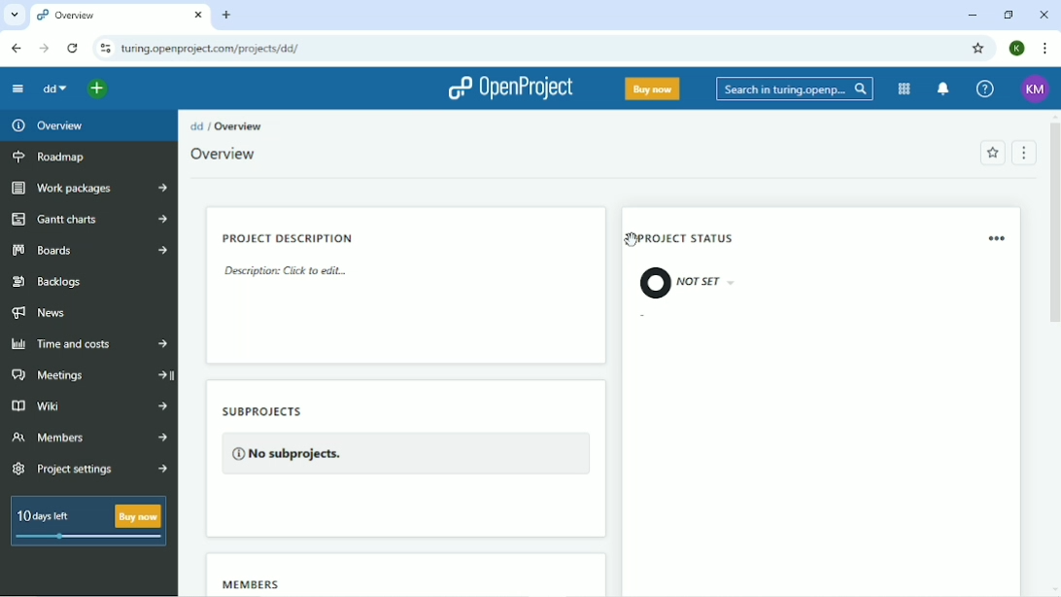 This screenshot has height=597, width=1061. What do you see at coordinates (212, 49) in the screenshot?
I see `Site` at bounding box center [212, 49].